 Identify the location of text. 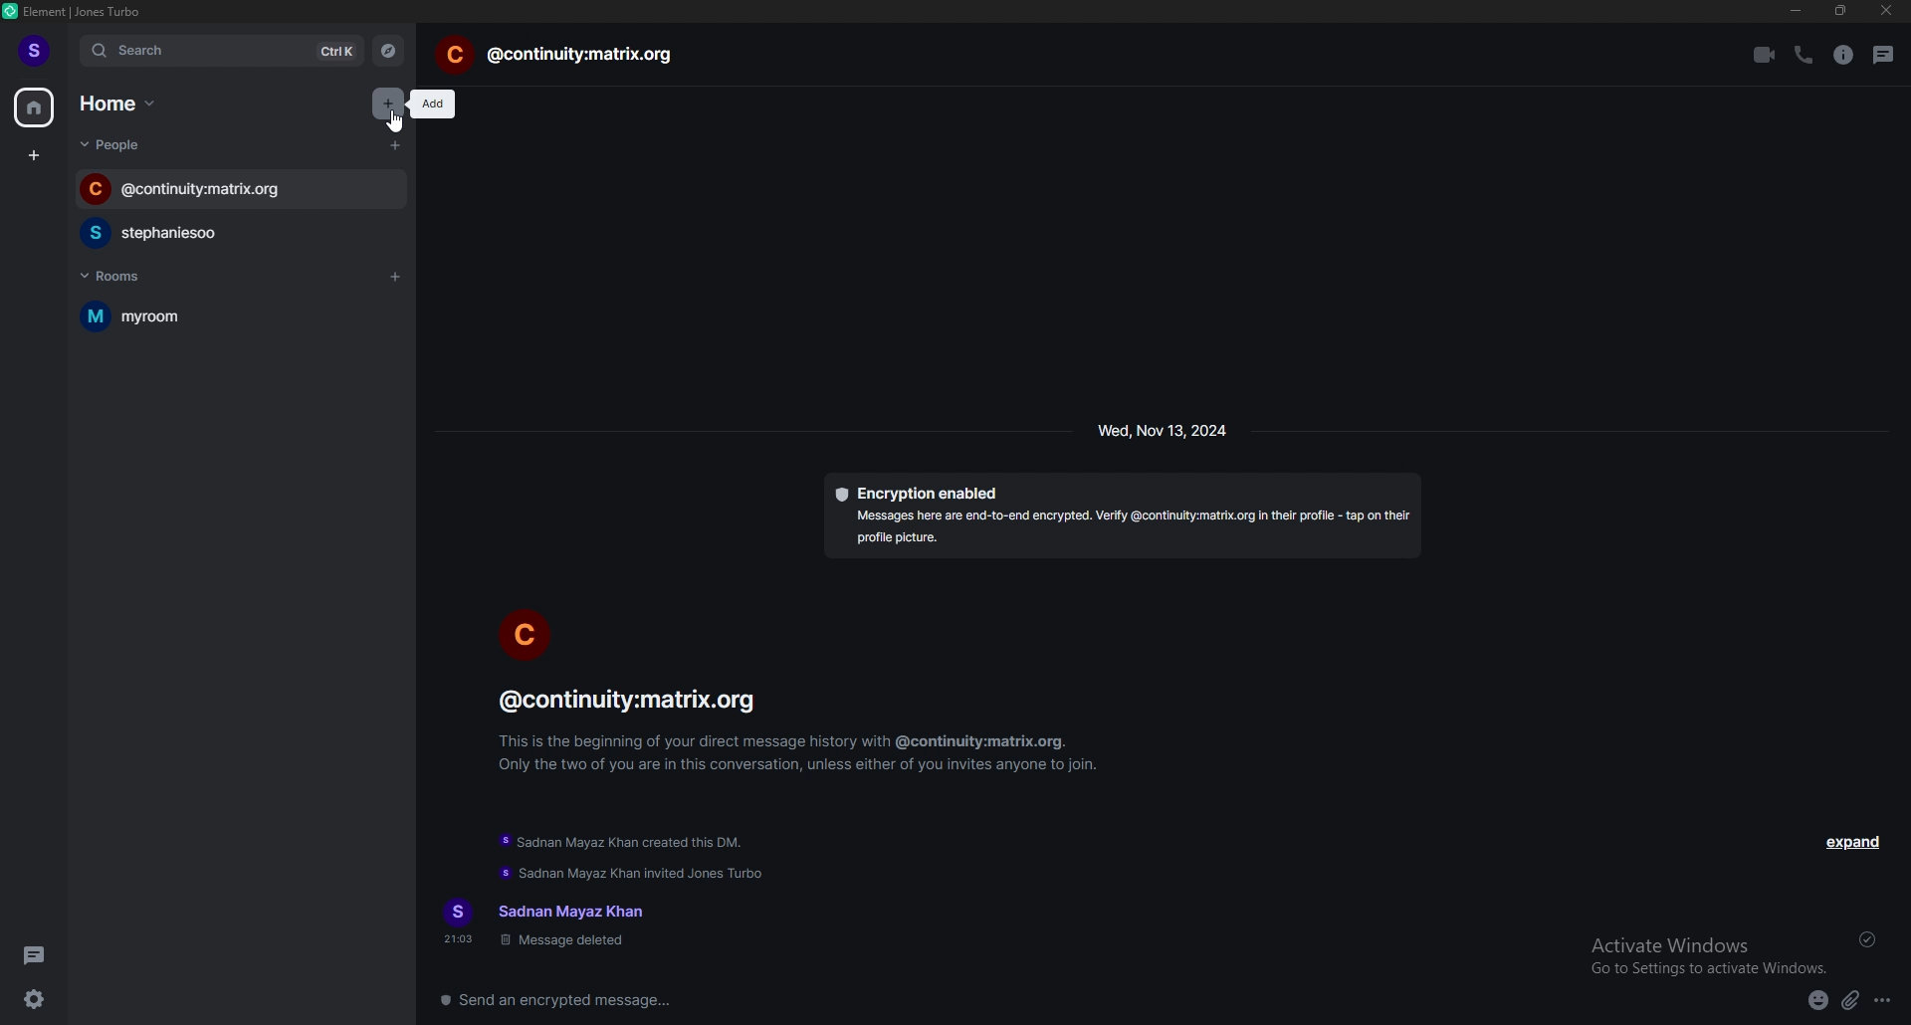
(549, 924).